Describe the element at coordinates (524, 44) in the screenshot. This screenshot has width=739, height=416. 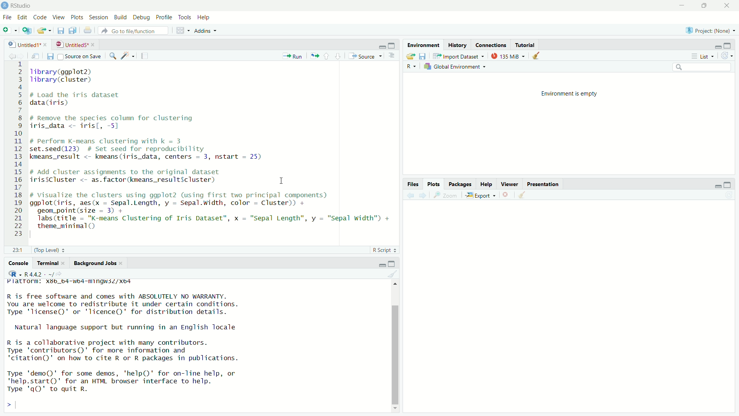
I see `Tutorial` at that location.